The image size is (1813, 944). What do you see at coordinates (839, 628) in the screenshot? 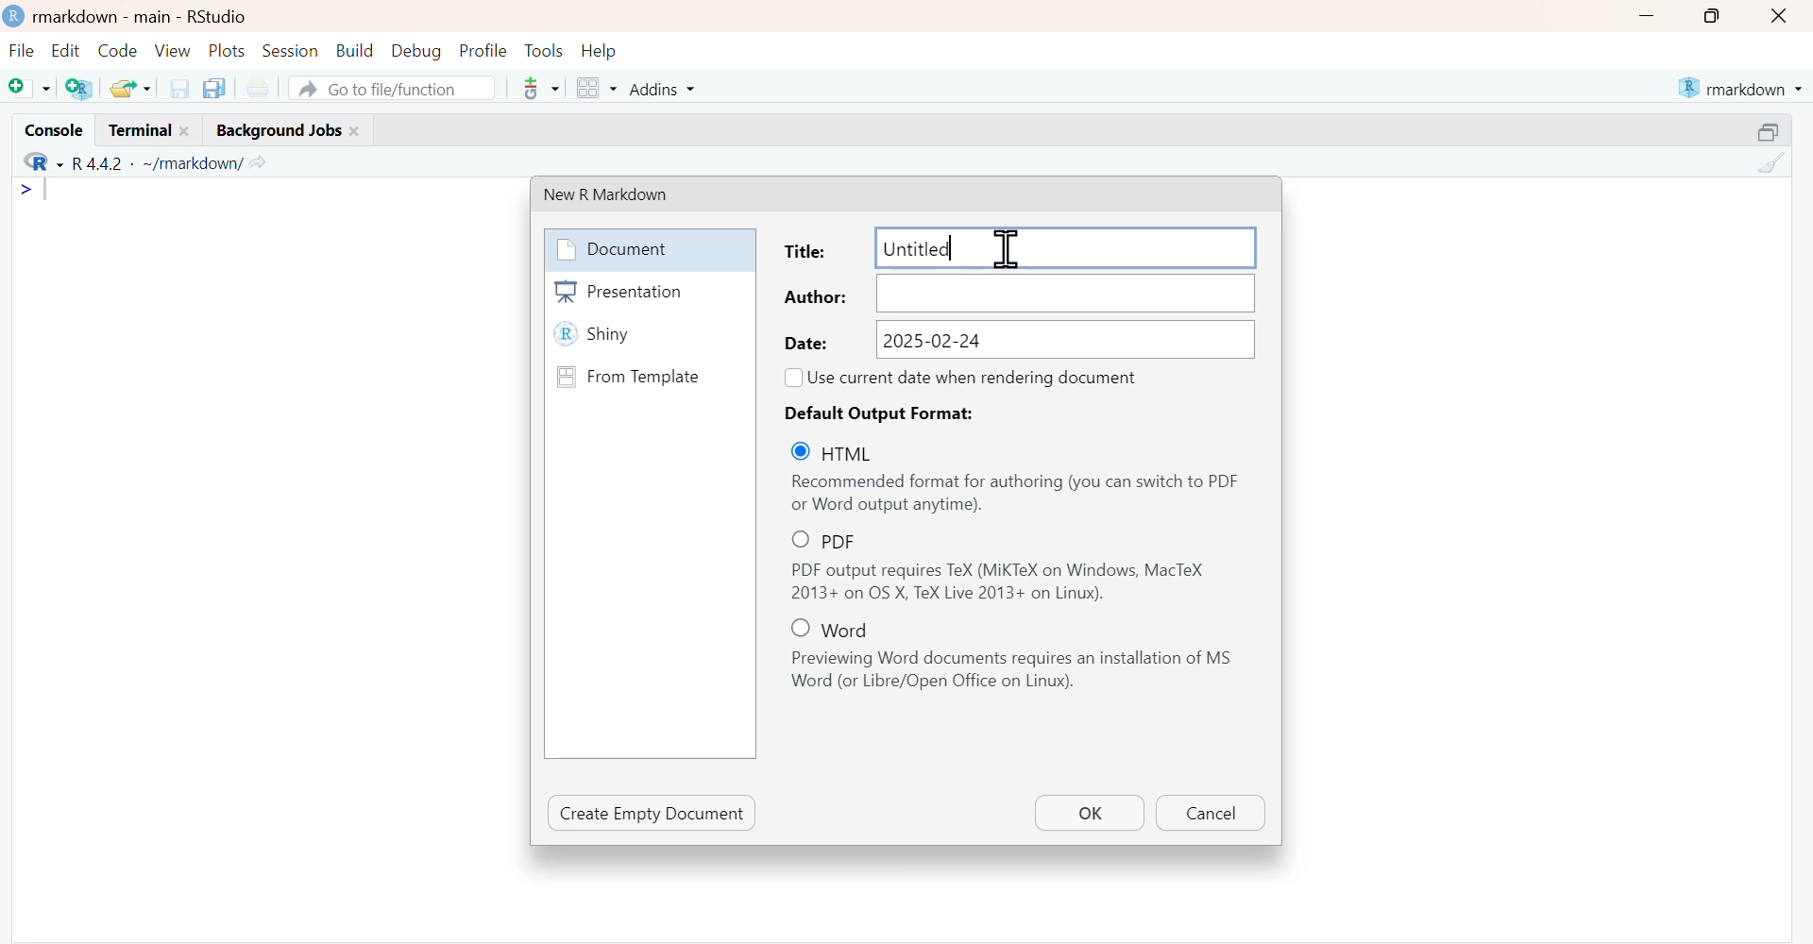
I see `word` at bounding box center [839, 628].